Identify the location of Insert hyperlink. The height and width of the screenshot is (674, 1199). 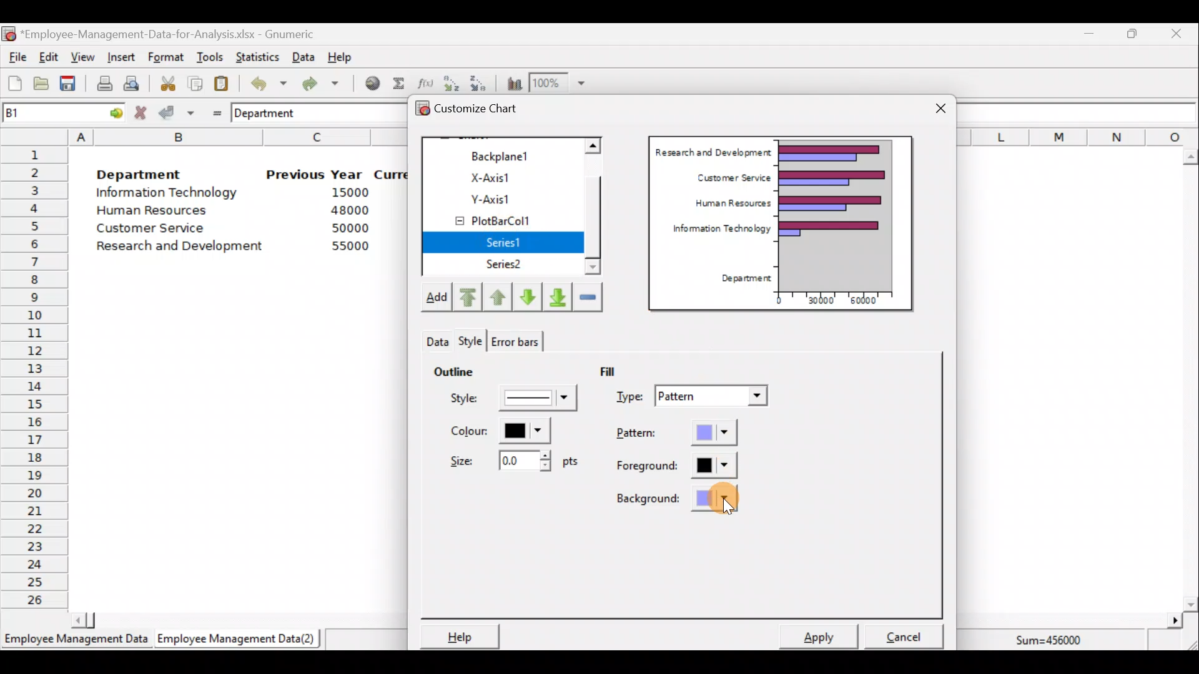
(368, 82).